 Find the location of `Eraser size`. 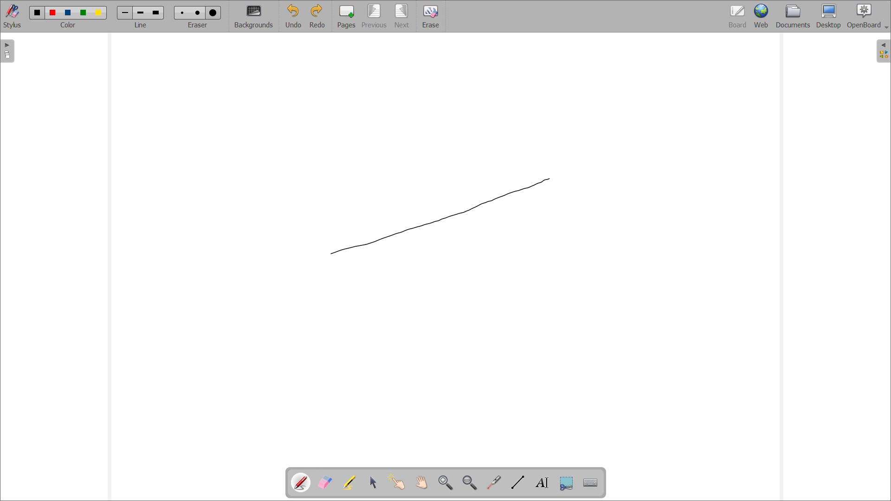

Eraser size is located at coordinates (213, 13).